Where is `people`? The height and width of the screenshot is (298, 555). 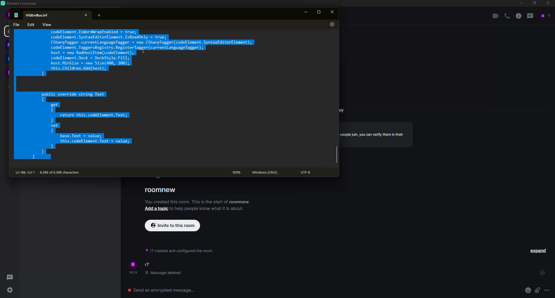
people is located at coordinates (545, 15).